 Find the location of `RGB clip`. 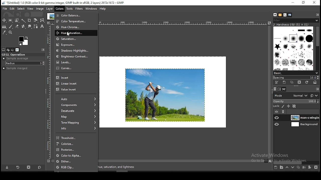

RGB clip is located at coordinates (76, 167).